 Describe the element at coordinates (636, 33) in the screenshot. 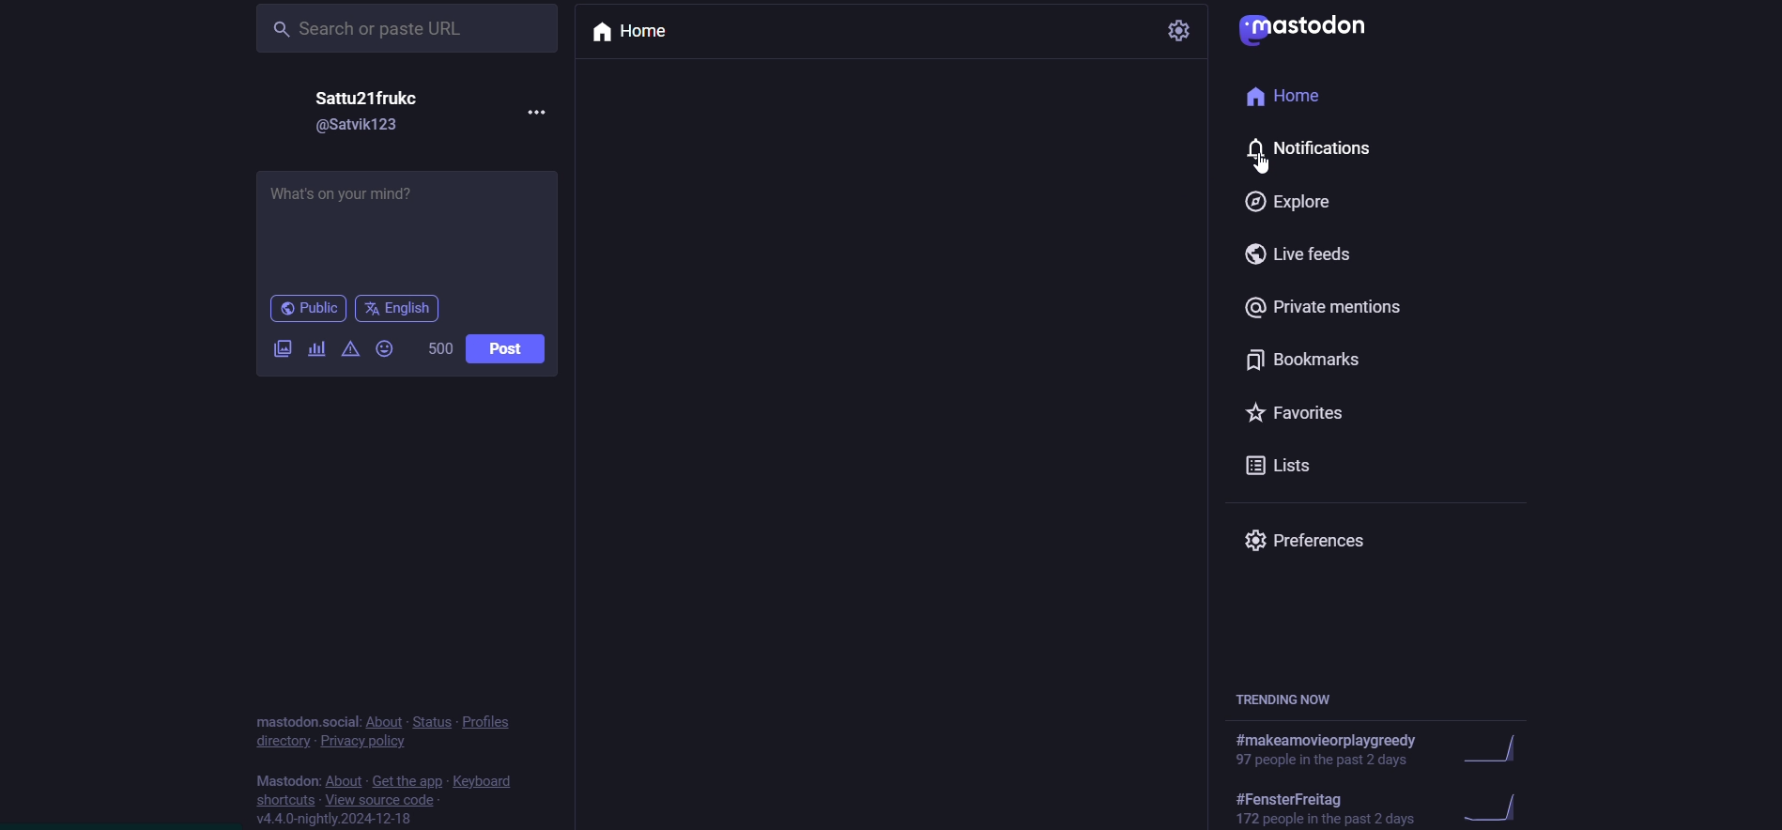

I see `Home` at that location.